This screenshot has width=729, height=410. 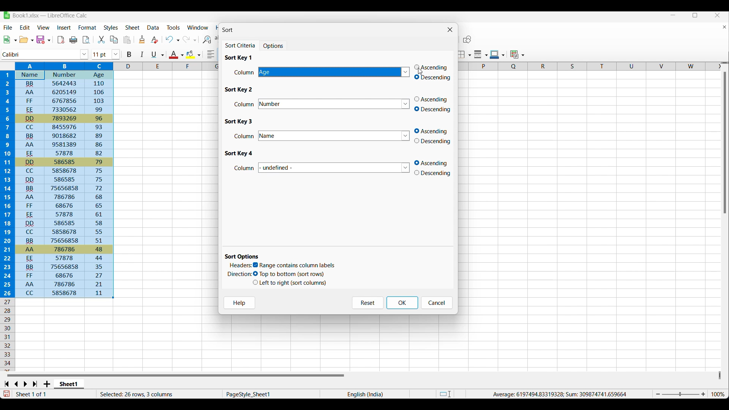 I want to click on column name, so click(x=335, y=167).